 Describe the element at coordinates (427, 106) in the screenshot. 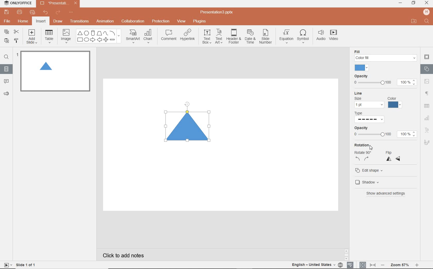

I see `TABLE SETTINGS` at that location.